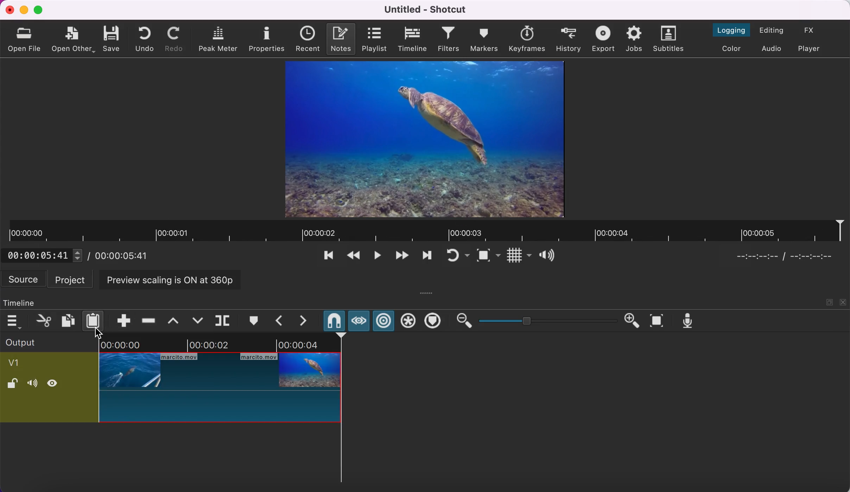 This screenshot has width=850, height=492. Describe the element at coordinates (74, 40) in the screenshot. I see `open other` at that location.